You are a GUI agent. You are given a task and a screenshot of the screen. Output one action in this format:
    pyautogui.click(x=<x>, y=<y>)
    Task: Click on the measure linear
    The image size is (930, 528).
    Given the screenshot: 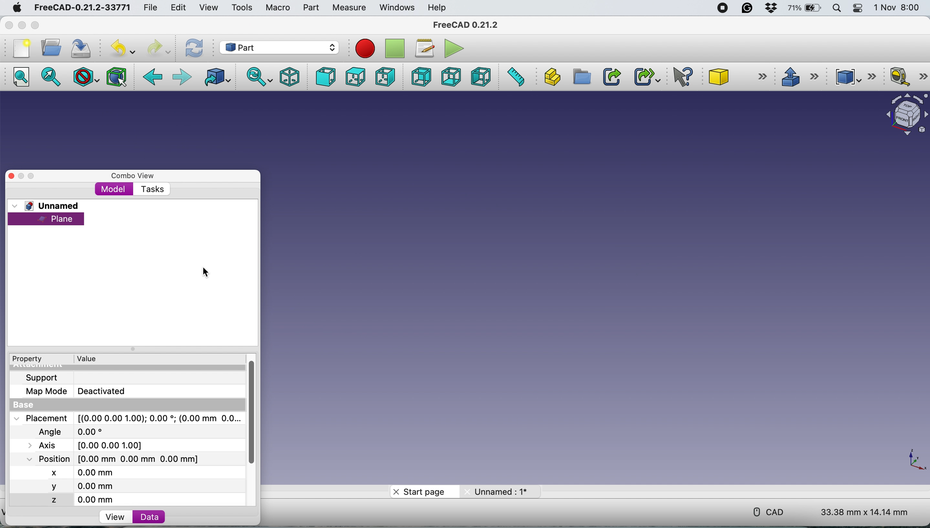 What is the action you would take?
    pyautogui.click(x=907, y=76)
    